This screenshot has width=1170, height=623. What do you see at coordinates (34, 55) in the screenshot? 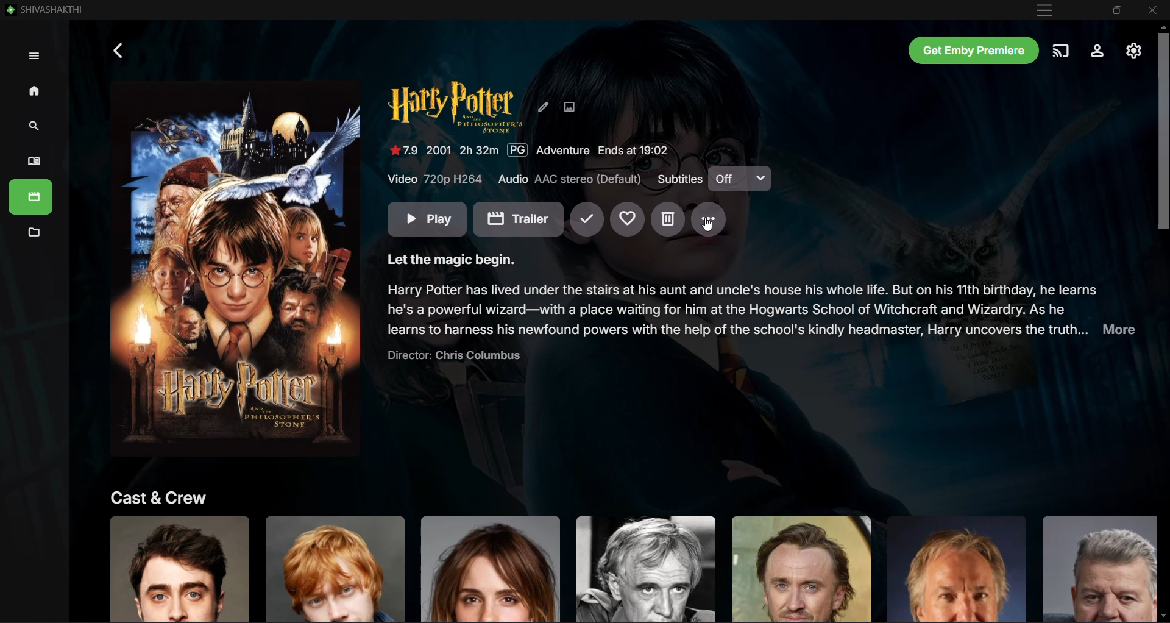
I see `Expand` at bounding box center [34, 55].